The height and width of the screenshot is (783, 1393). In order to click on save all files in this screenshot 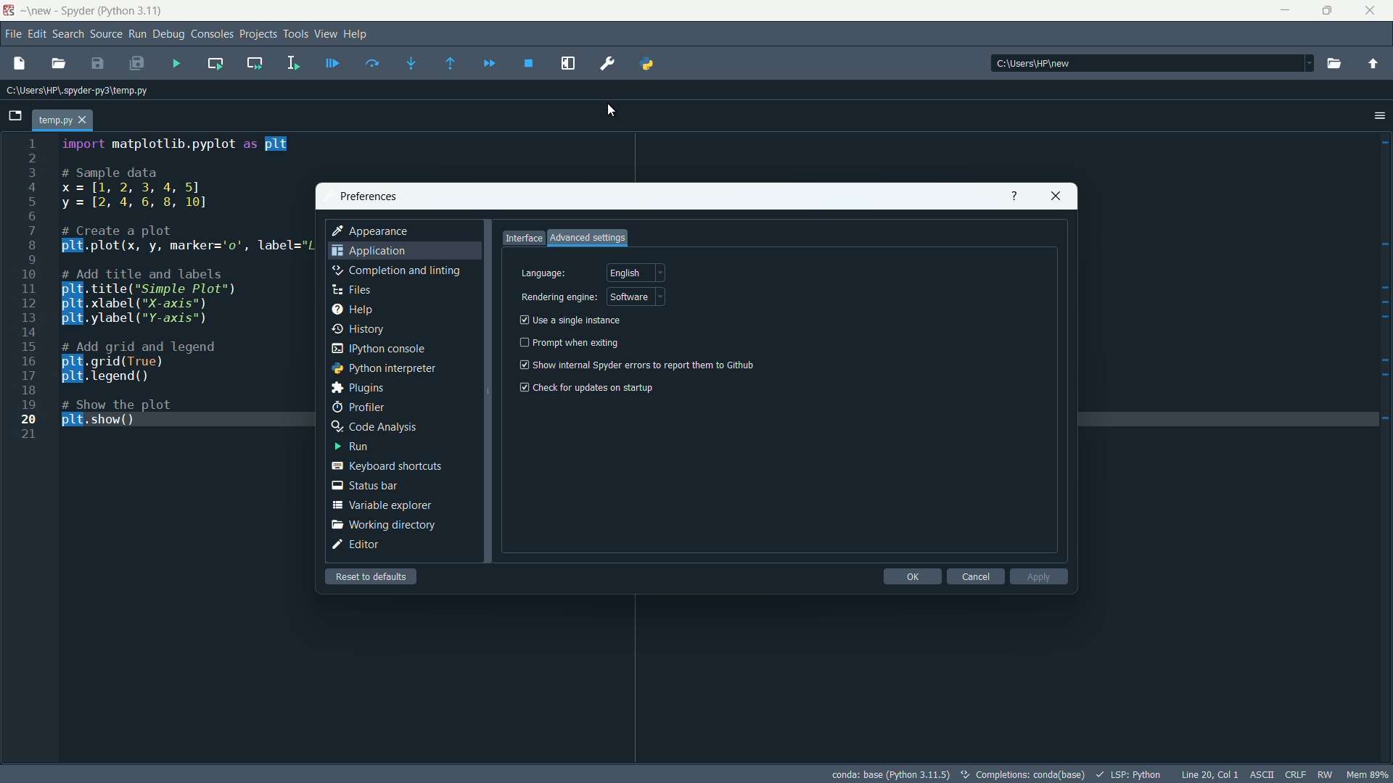, I will do `click(136, 64)`.